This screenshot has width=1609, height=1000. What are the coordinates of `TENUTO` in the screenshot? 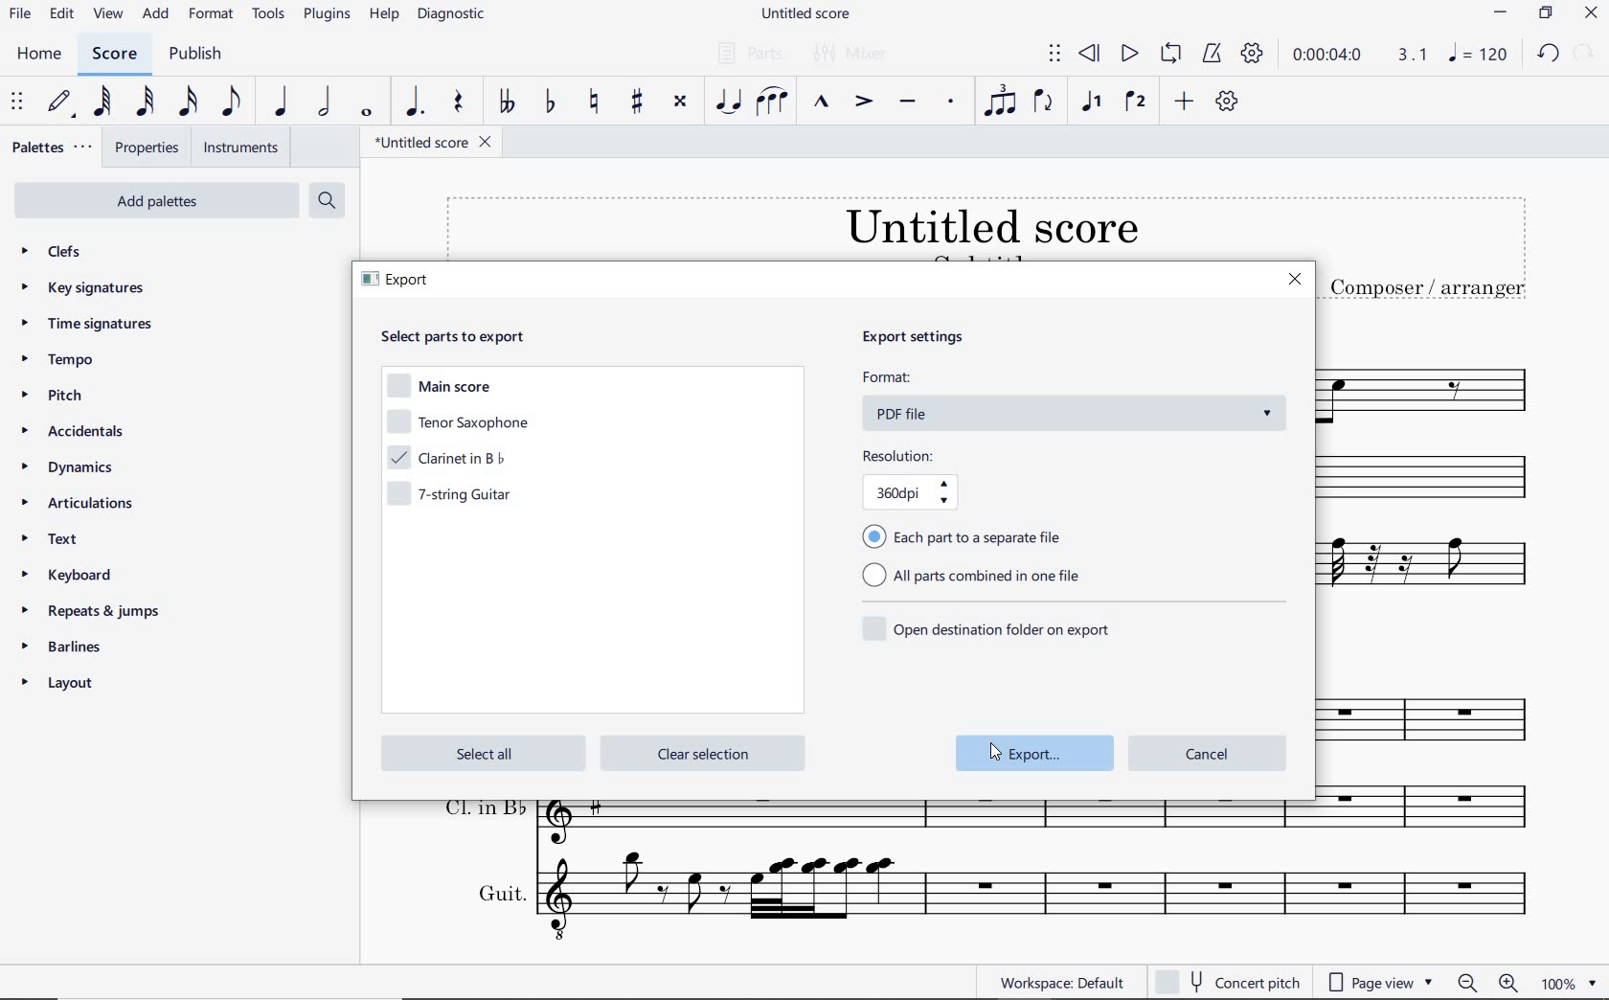 It's located at (909, 102).